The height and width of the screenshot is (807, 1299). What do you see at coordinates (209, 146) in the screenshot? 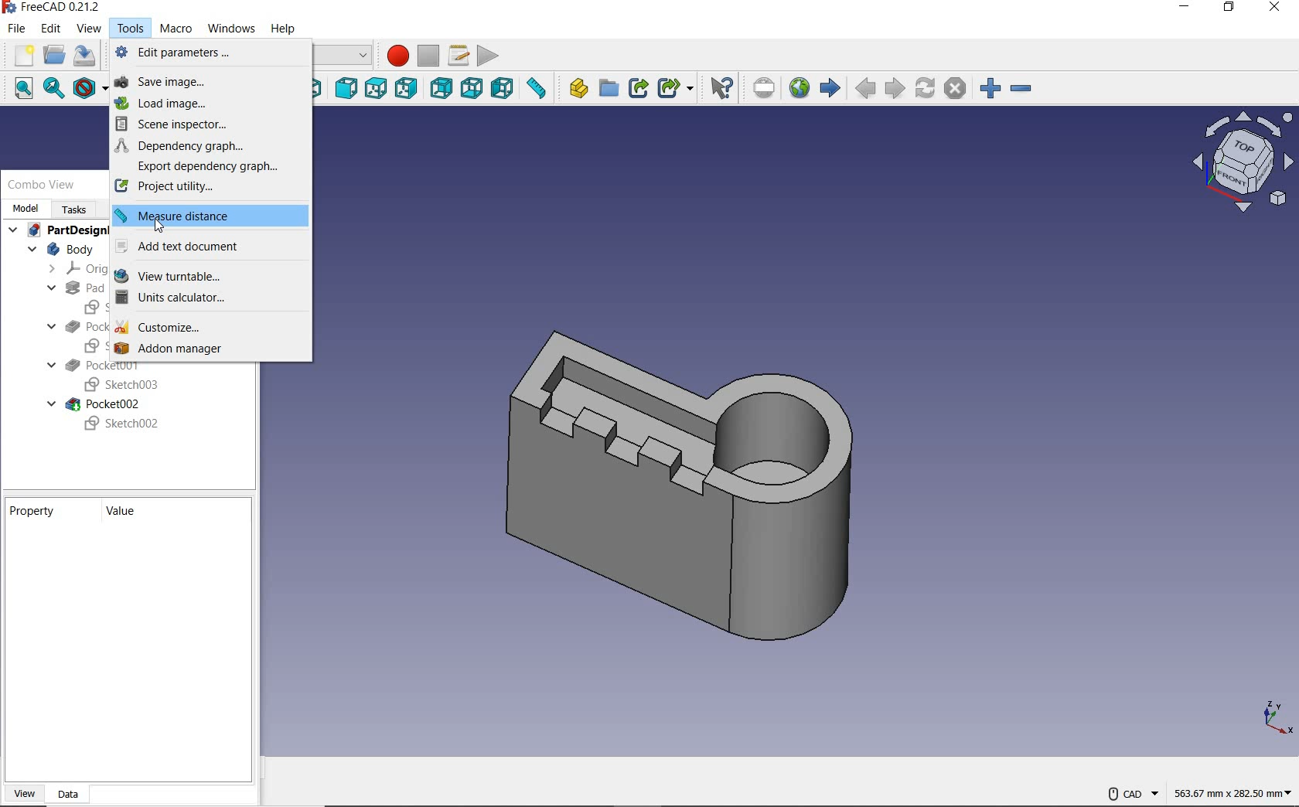
I see `DEPENDENCY GRAPH` at bounding box center [209, 146].